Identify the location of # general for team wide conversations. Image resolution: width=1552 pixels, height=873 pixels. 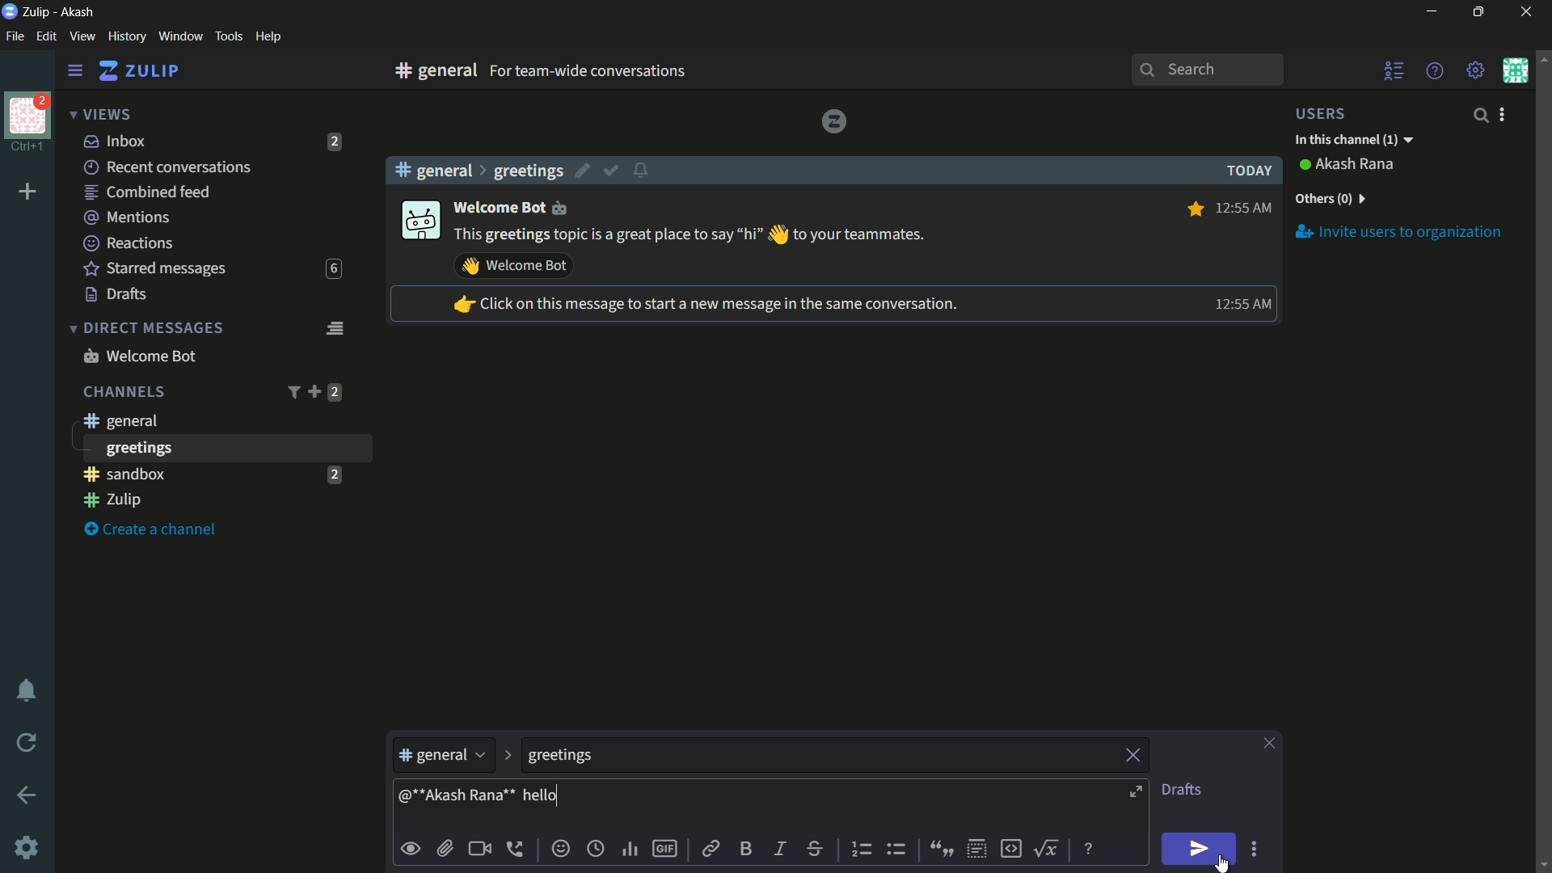
(616, 70).